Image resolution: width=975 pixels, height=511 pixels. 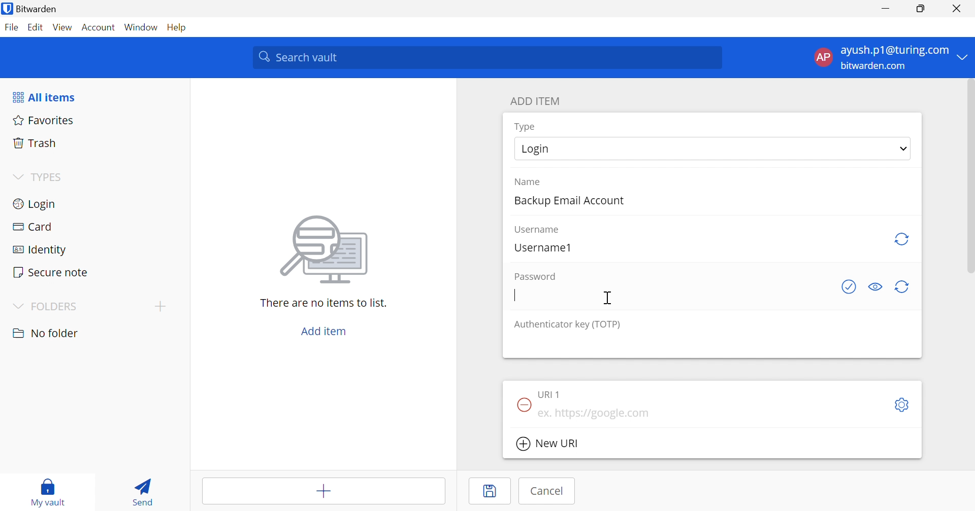 I want to click on Generate password, so click(x=904, y=287).